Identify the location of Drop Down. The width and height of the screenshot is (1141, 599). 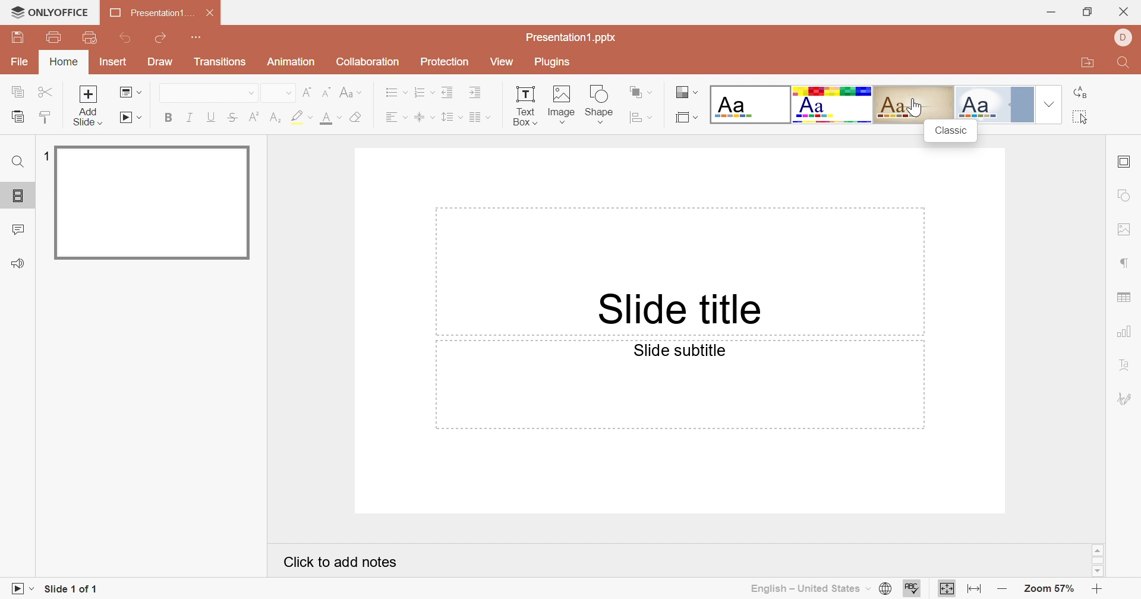
(309, 117).